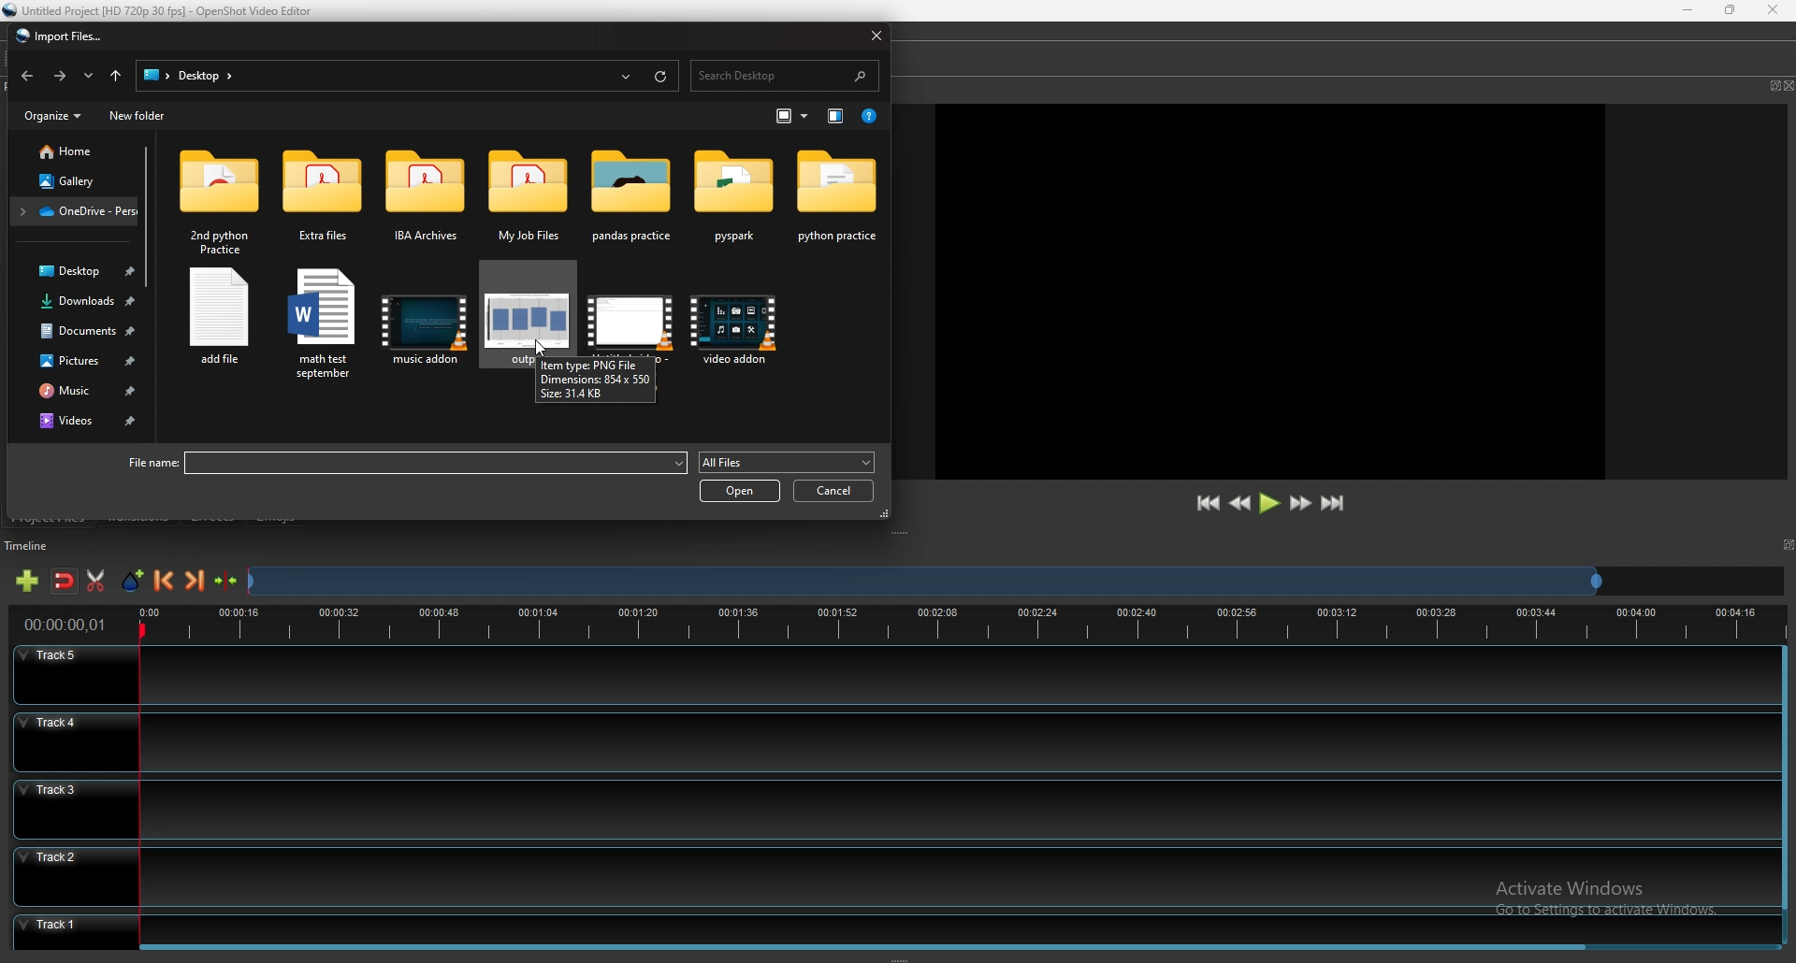  What do you see at coordinates (220, 319) in the screenshot?
I see `file` at bounding box center [220, 319].